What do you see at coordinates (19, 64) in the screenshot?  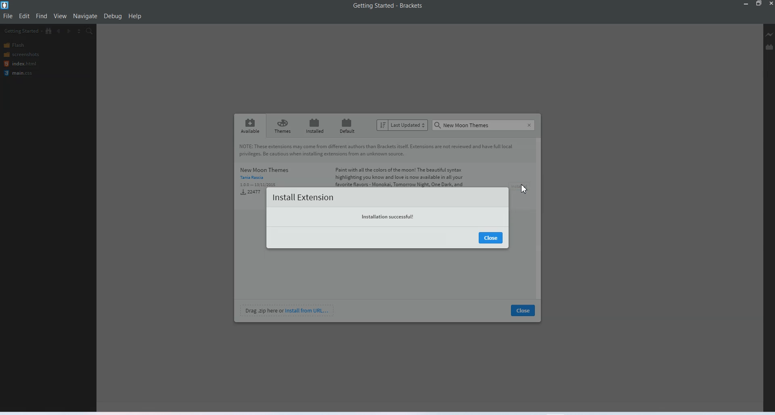 I see `index.html` at bounding box center [19, 64].